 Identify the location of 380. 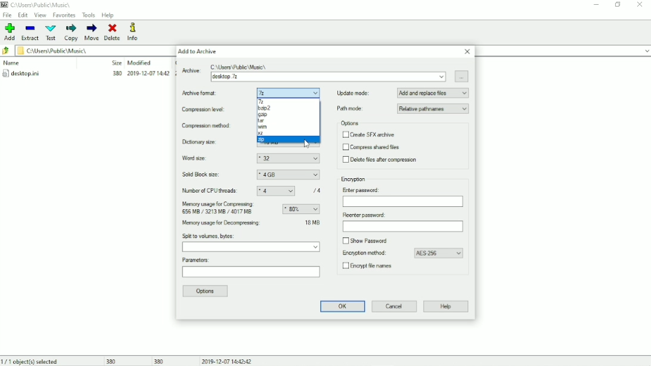
(111, 360).